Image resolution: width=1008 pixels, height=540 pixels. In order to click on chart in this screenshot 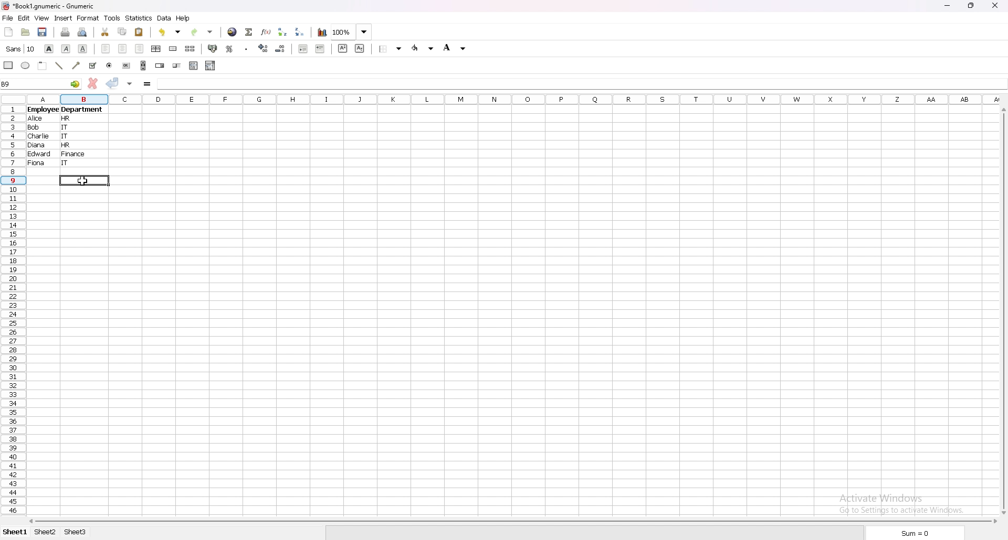, I will do `click(323, 32)`.